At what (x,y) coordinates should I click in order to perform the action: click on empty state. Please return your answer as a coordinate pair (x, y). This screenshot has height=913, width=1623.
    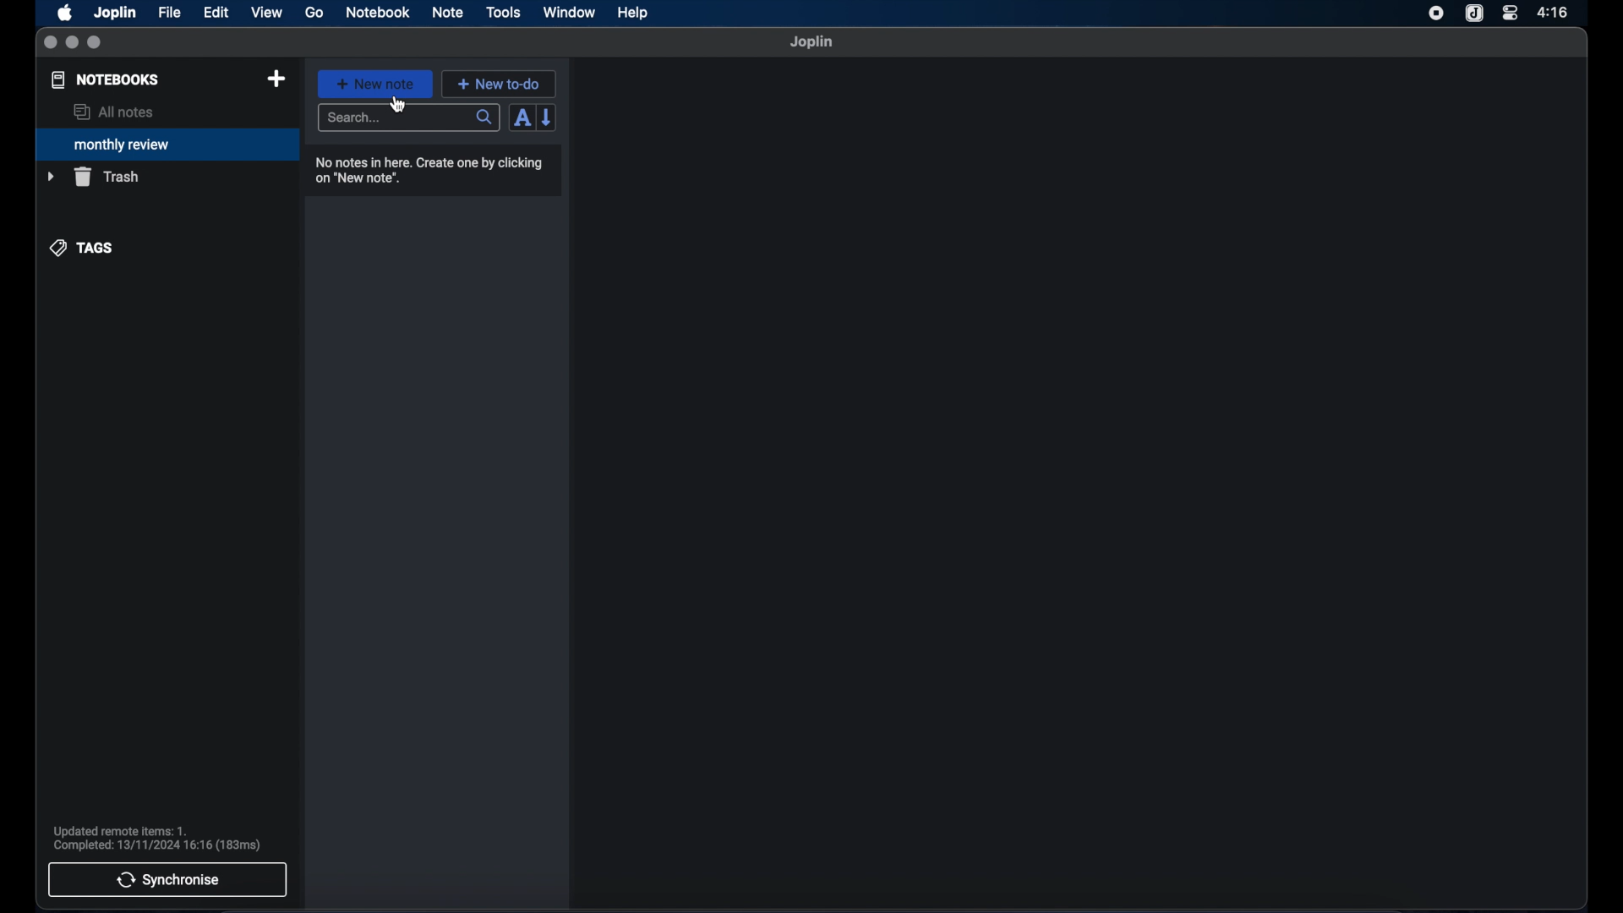
    Looking at the image, I should click on (1079, 483).